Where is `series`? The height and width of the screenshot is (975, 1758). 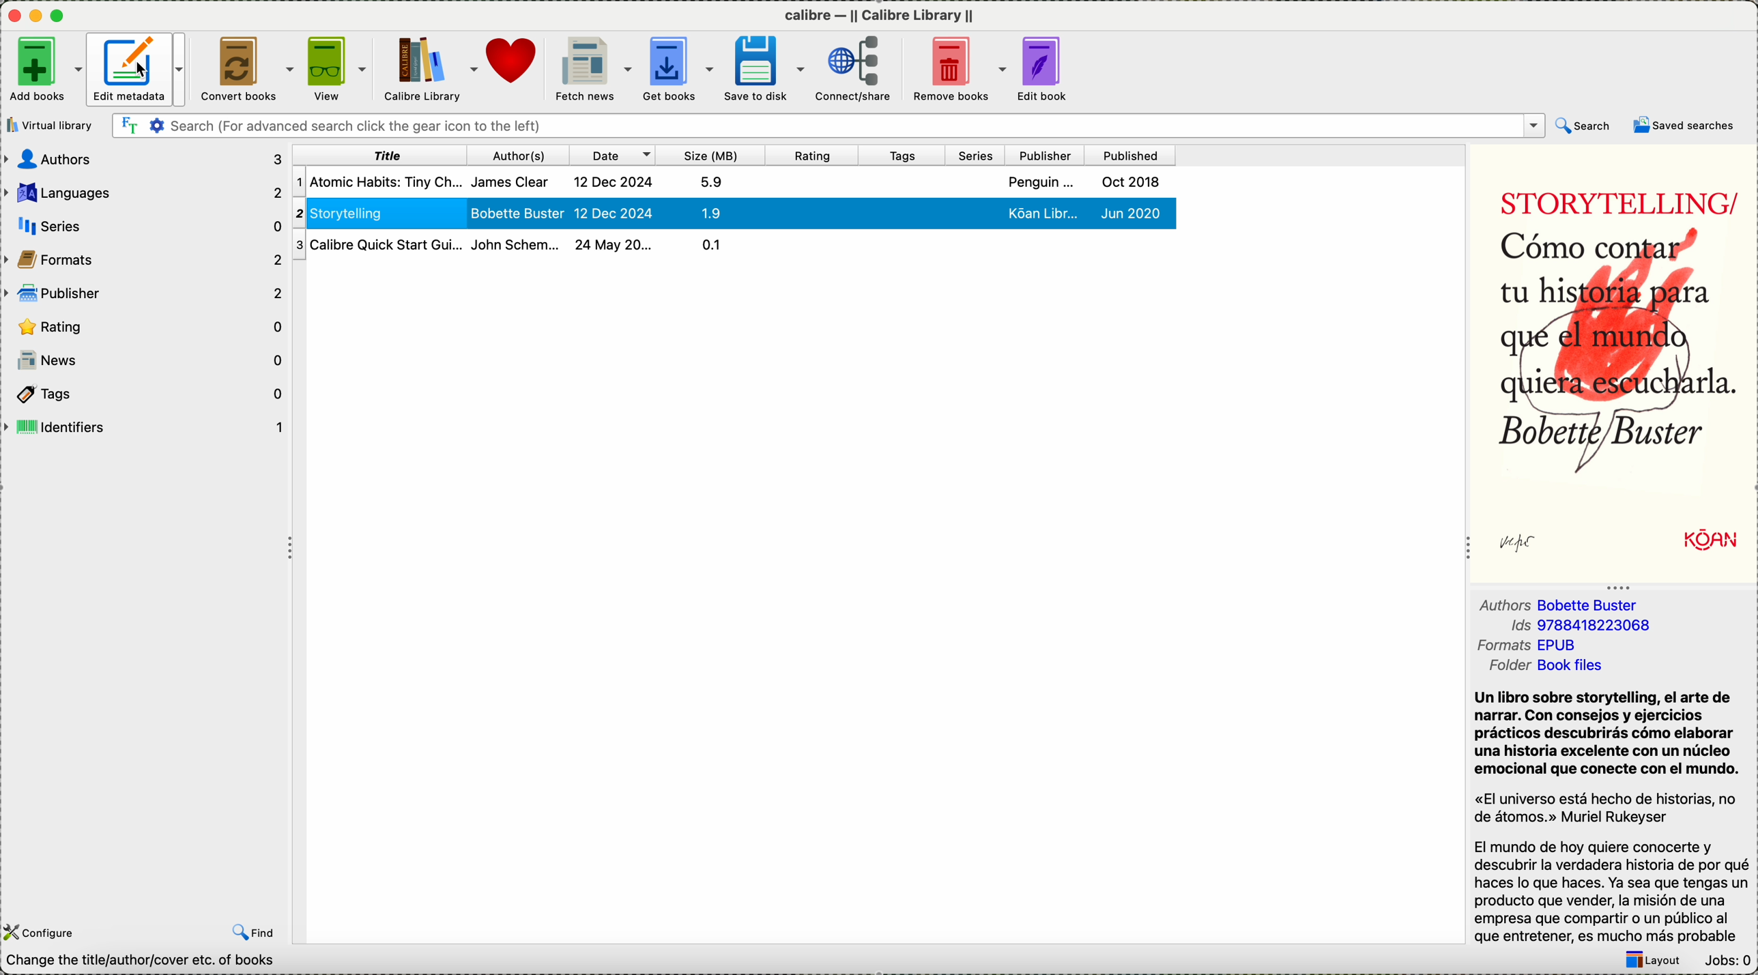
series is located at coordinates (146, 224).